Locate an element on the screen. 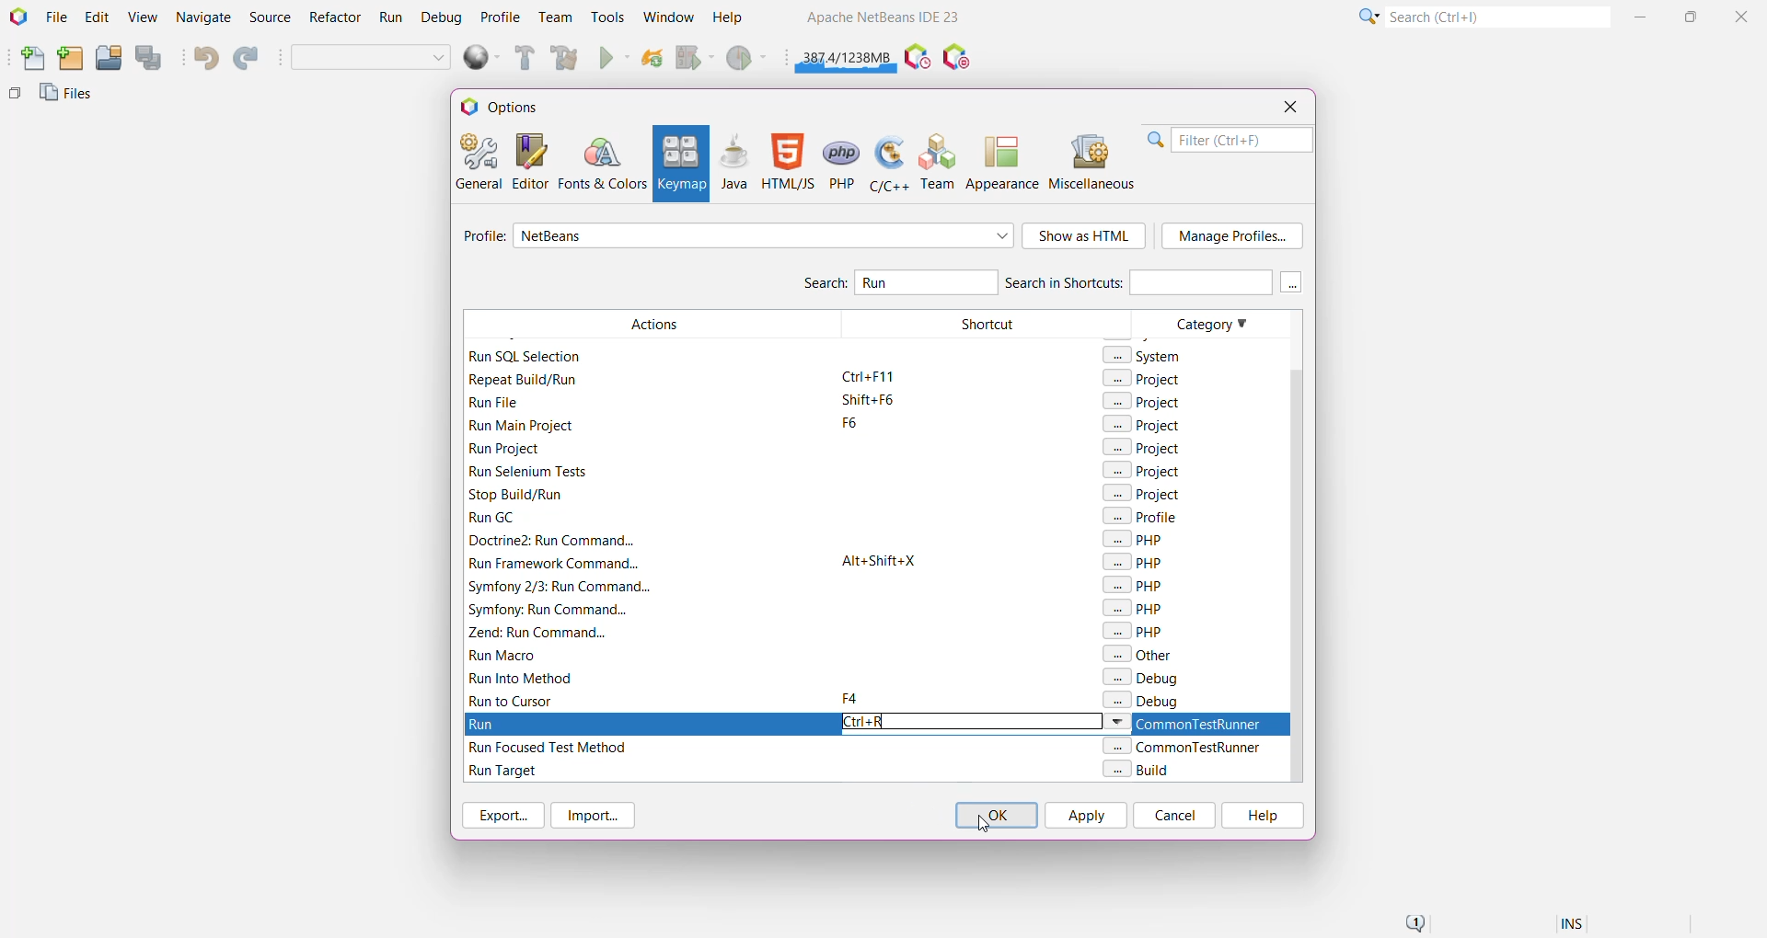 The height and width of the screenshot is (938, 1767). New File is located at coordinates (29, 60).